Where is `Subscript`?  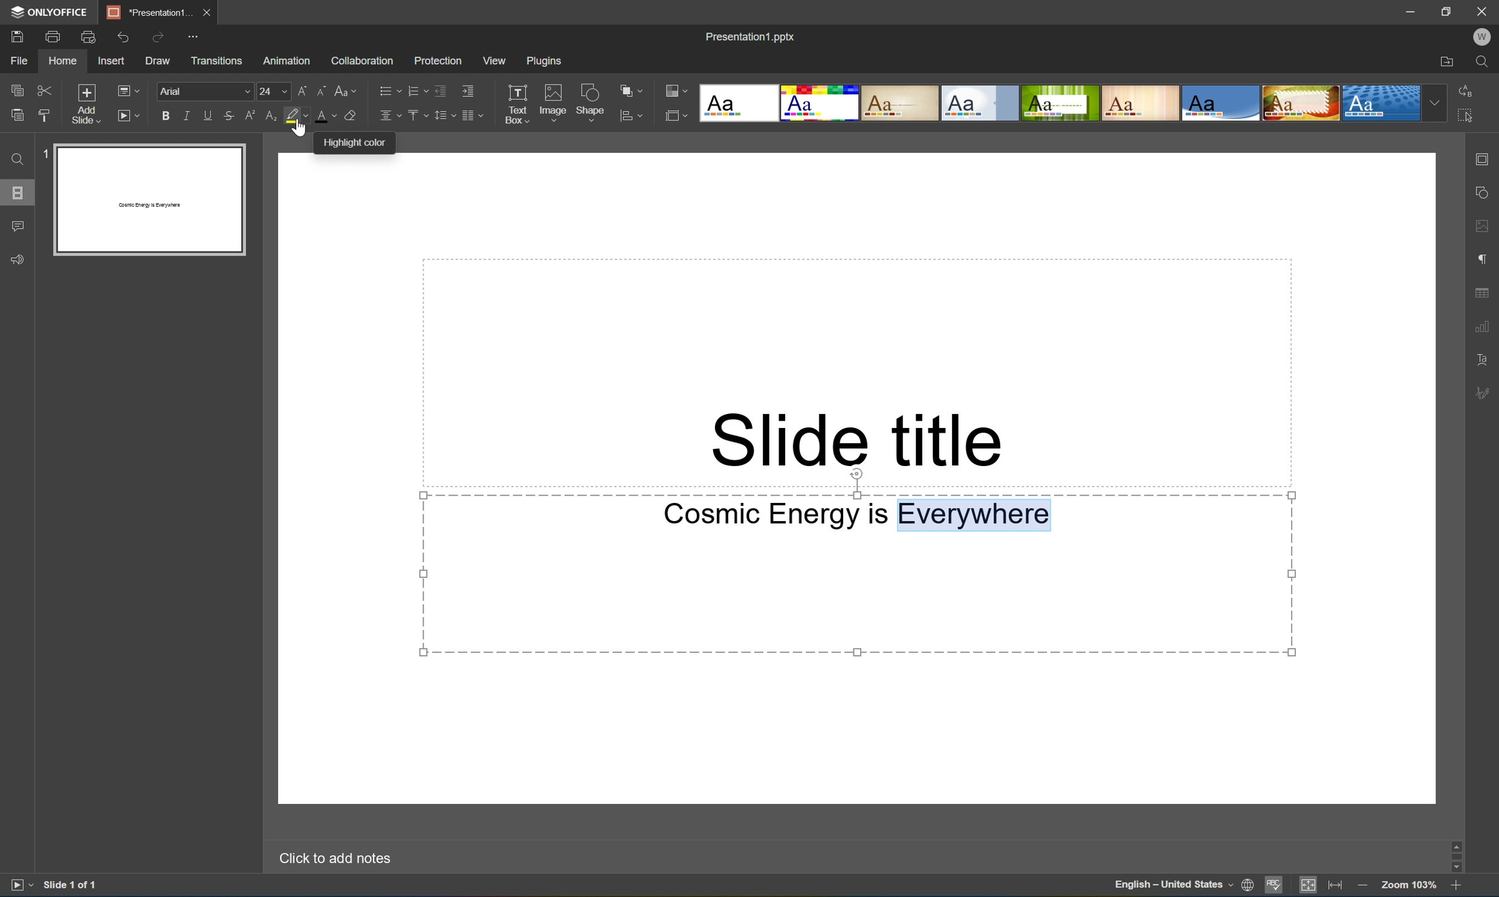 Subscript is located at coordinates (272, 114).